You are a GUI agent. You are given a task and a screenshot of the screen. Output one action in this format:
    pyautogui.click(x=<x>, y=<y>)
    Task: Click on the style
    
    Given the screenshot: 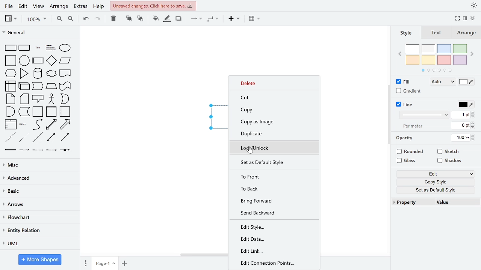 What is the action you would take?
    pyautogui.click(x=406, y=34)
    